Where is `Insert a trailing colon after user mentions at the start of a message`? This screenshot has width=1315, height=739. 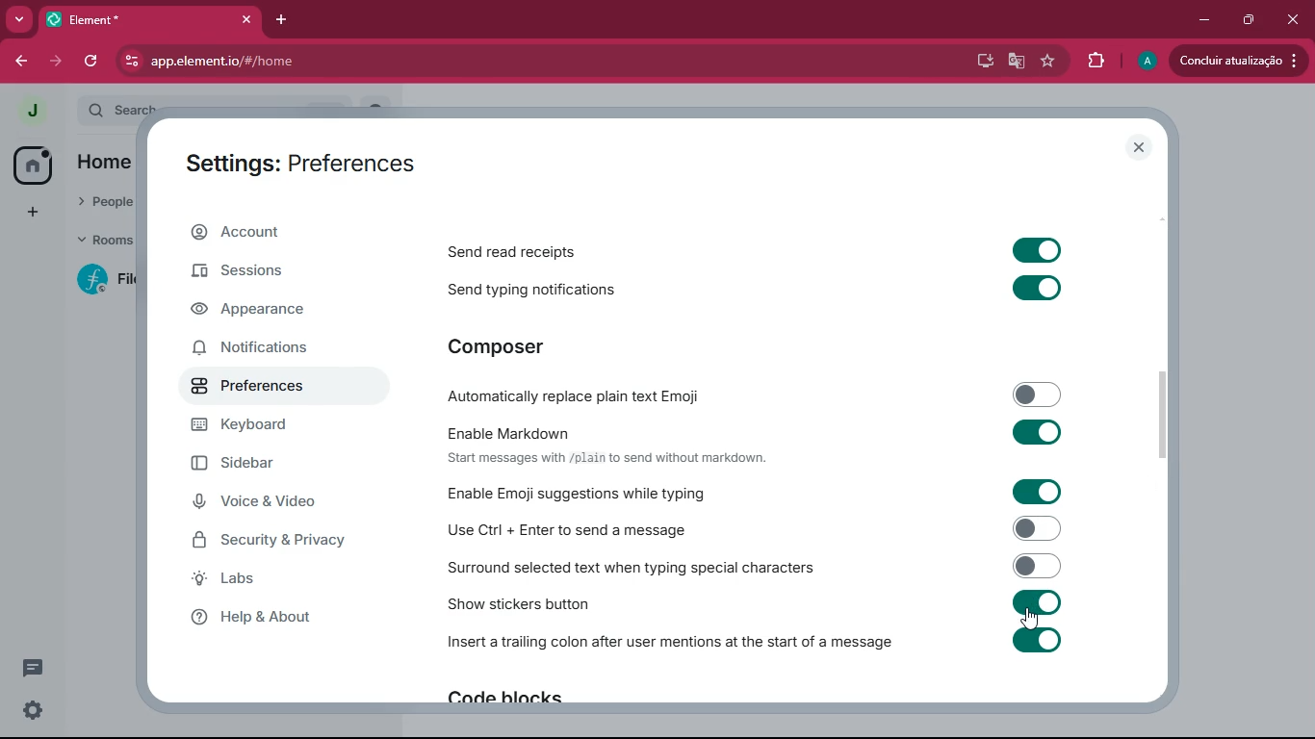
Insert a trailing colon after user mentions at the start of a message is located at coordinates (753, 649).